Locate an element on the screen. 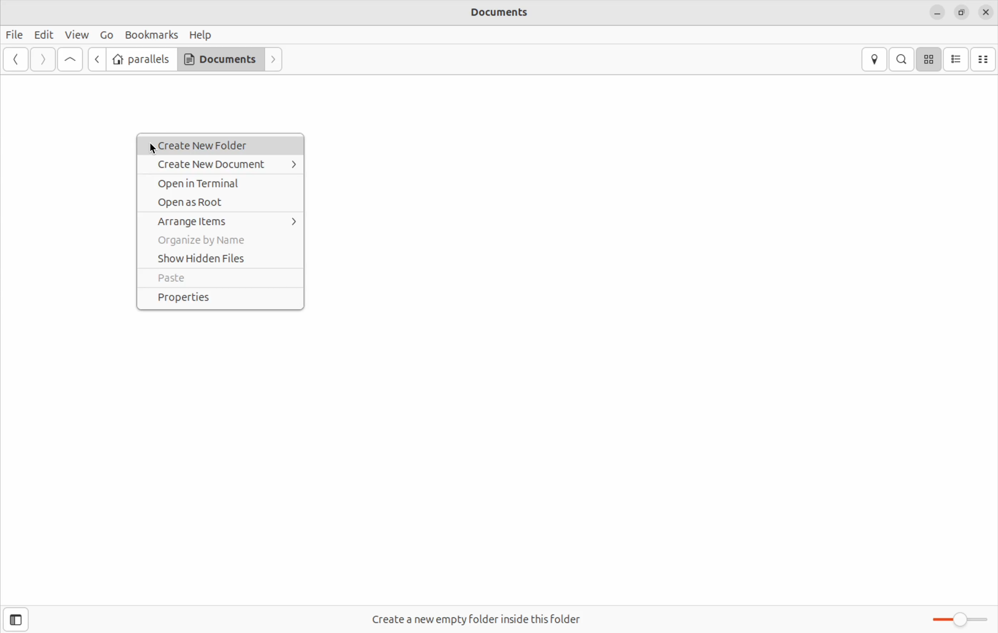 This screenshot has width=998, height=633. Edit is located at coordinates (44, 34).